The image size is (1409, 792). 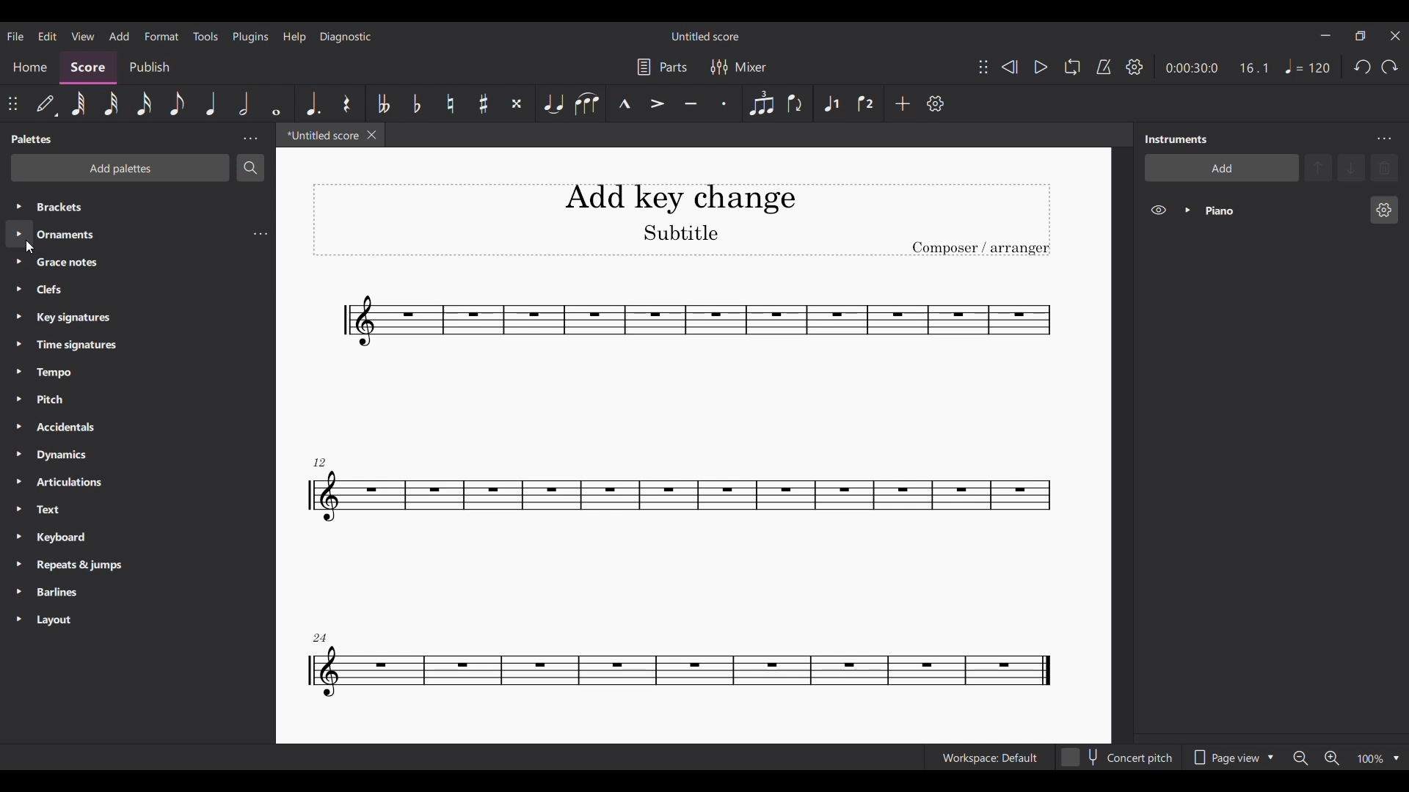 I want to click on Close tab, so click(x=372, y=135).